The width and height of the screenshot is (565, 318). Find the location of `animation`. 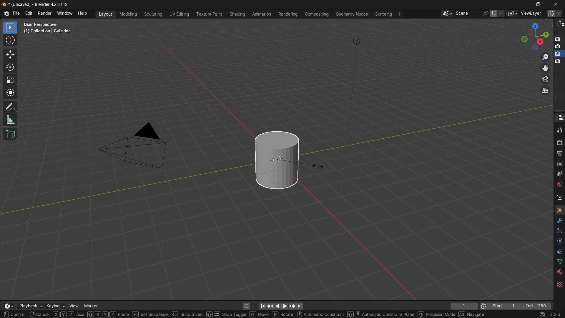

animation is located at coordinates (262, 14).